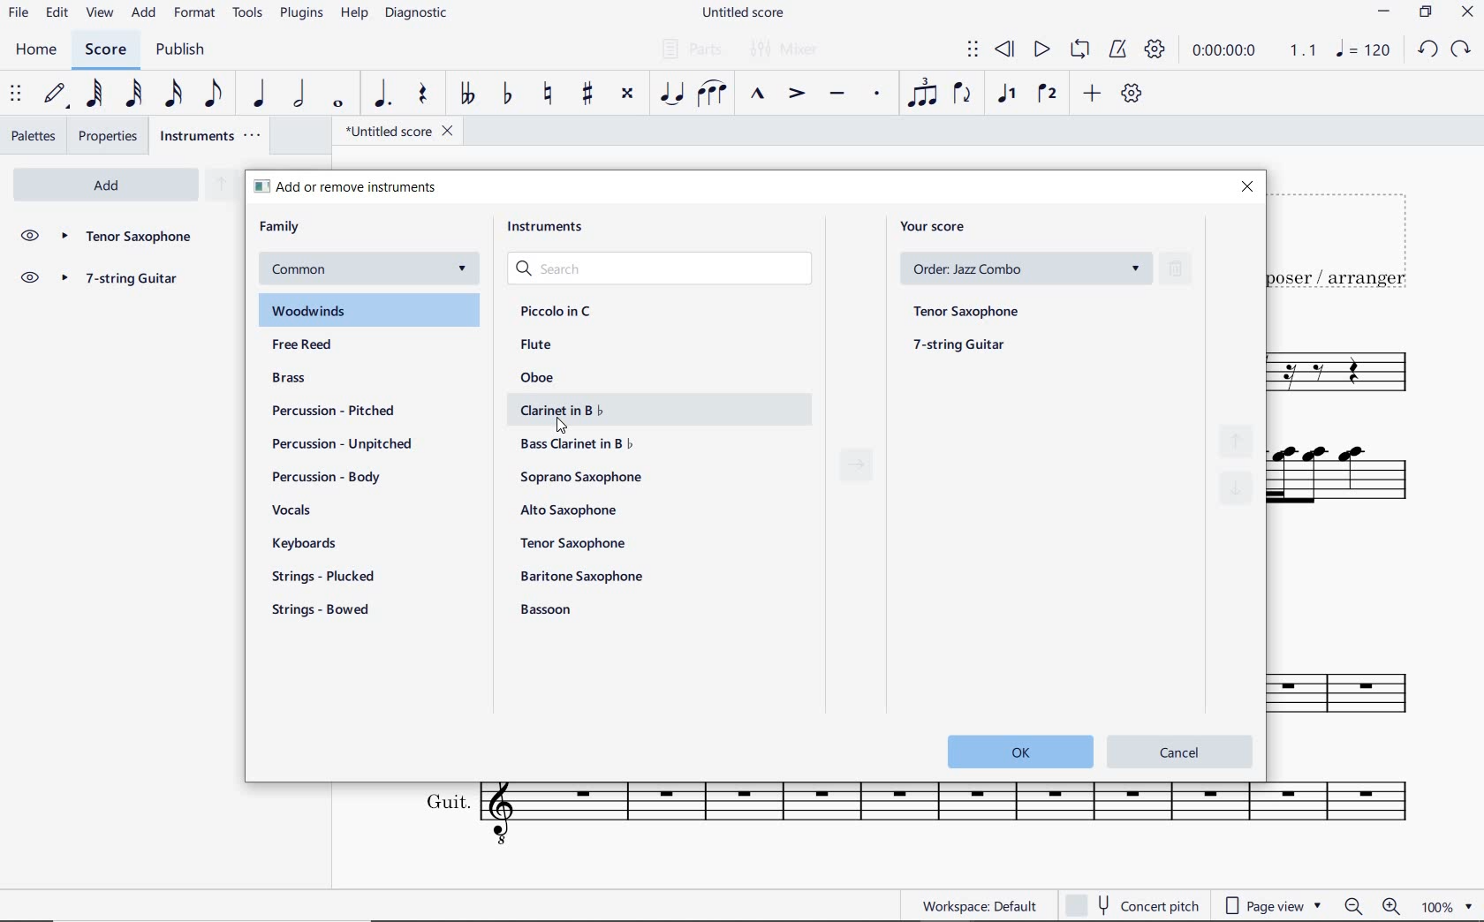  Describe the element at coordinates (939, 226) in the screenshot. I see `your score` at that location.